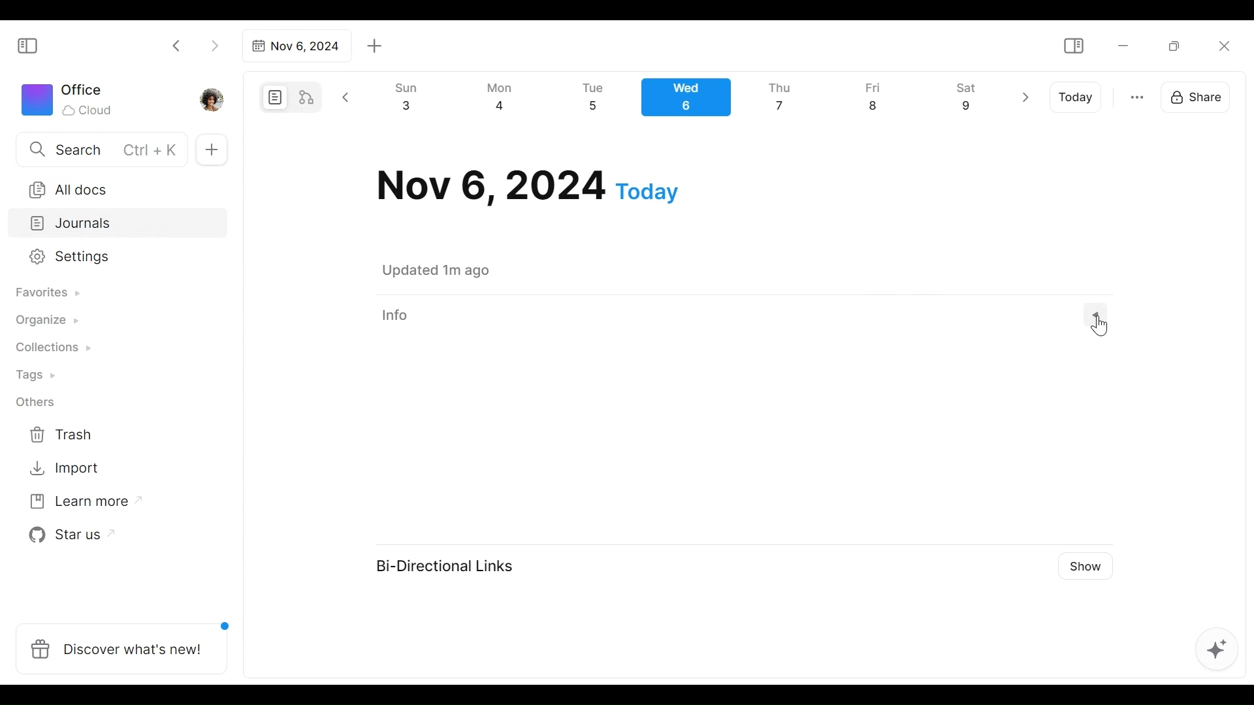 The height and width of the screenshot is (705, 1254). Describe the element at coordinates (692, 101) in the screenshot. I see `Calendar` at that location.